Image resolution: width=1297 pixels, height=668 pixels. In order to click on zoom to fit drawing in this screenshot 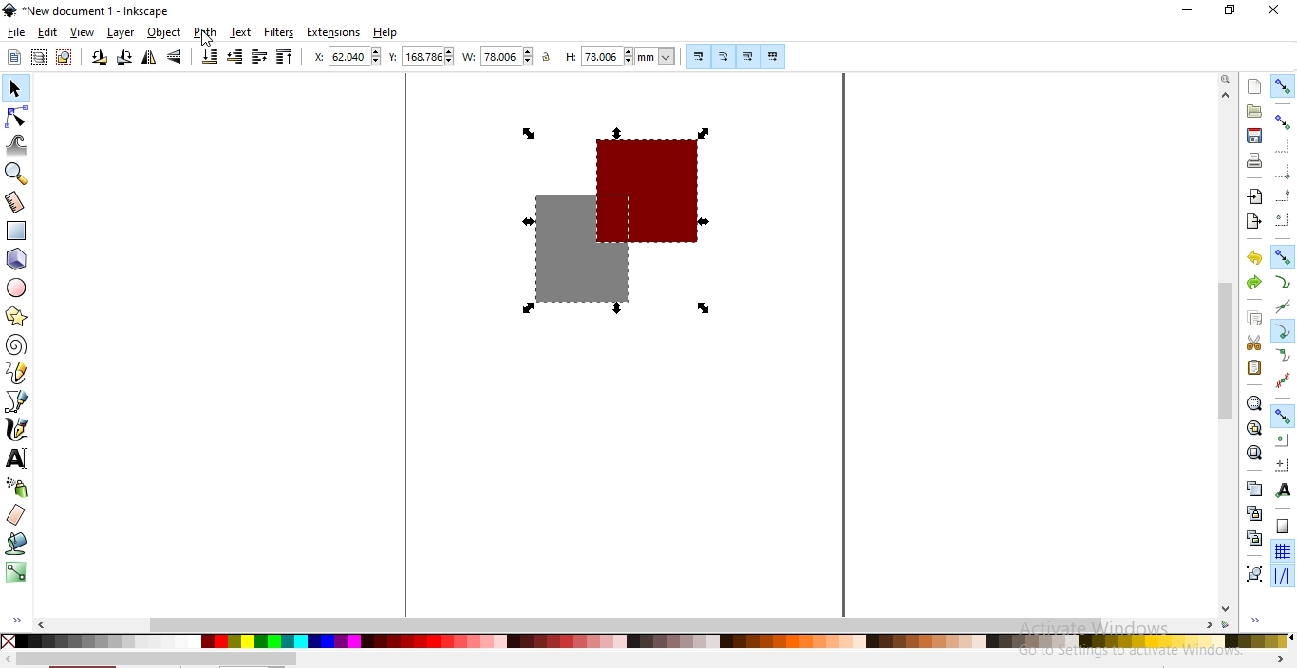, I will do `click(1253, 427)`.